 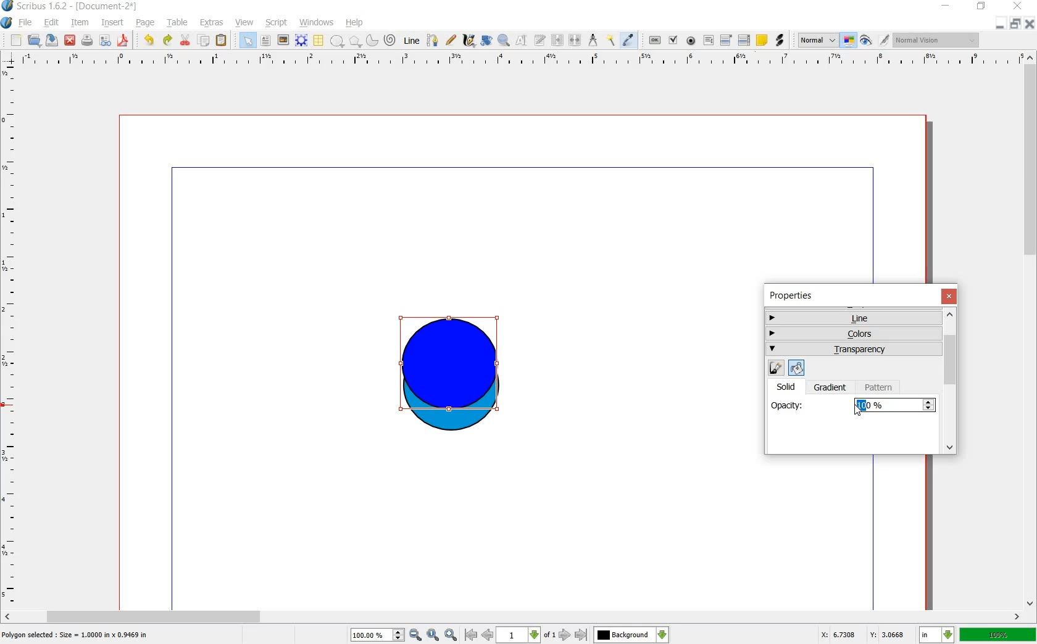 What do you see at coordinates (354, 23) in the screenshot?
I see `help` at bounding box center [354, 23].